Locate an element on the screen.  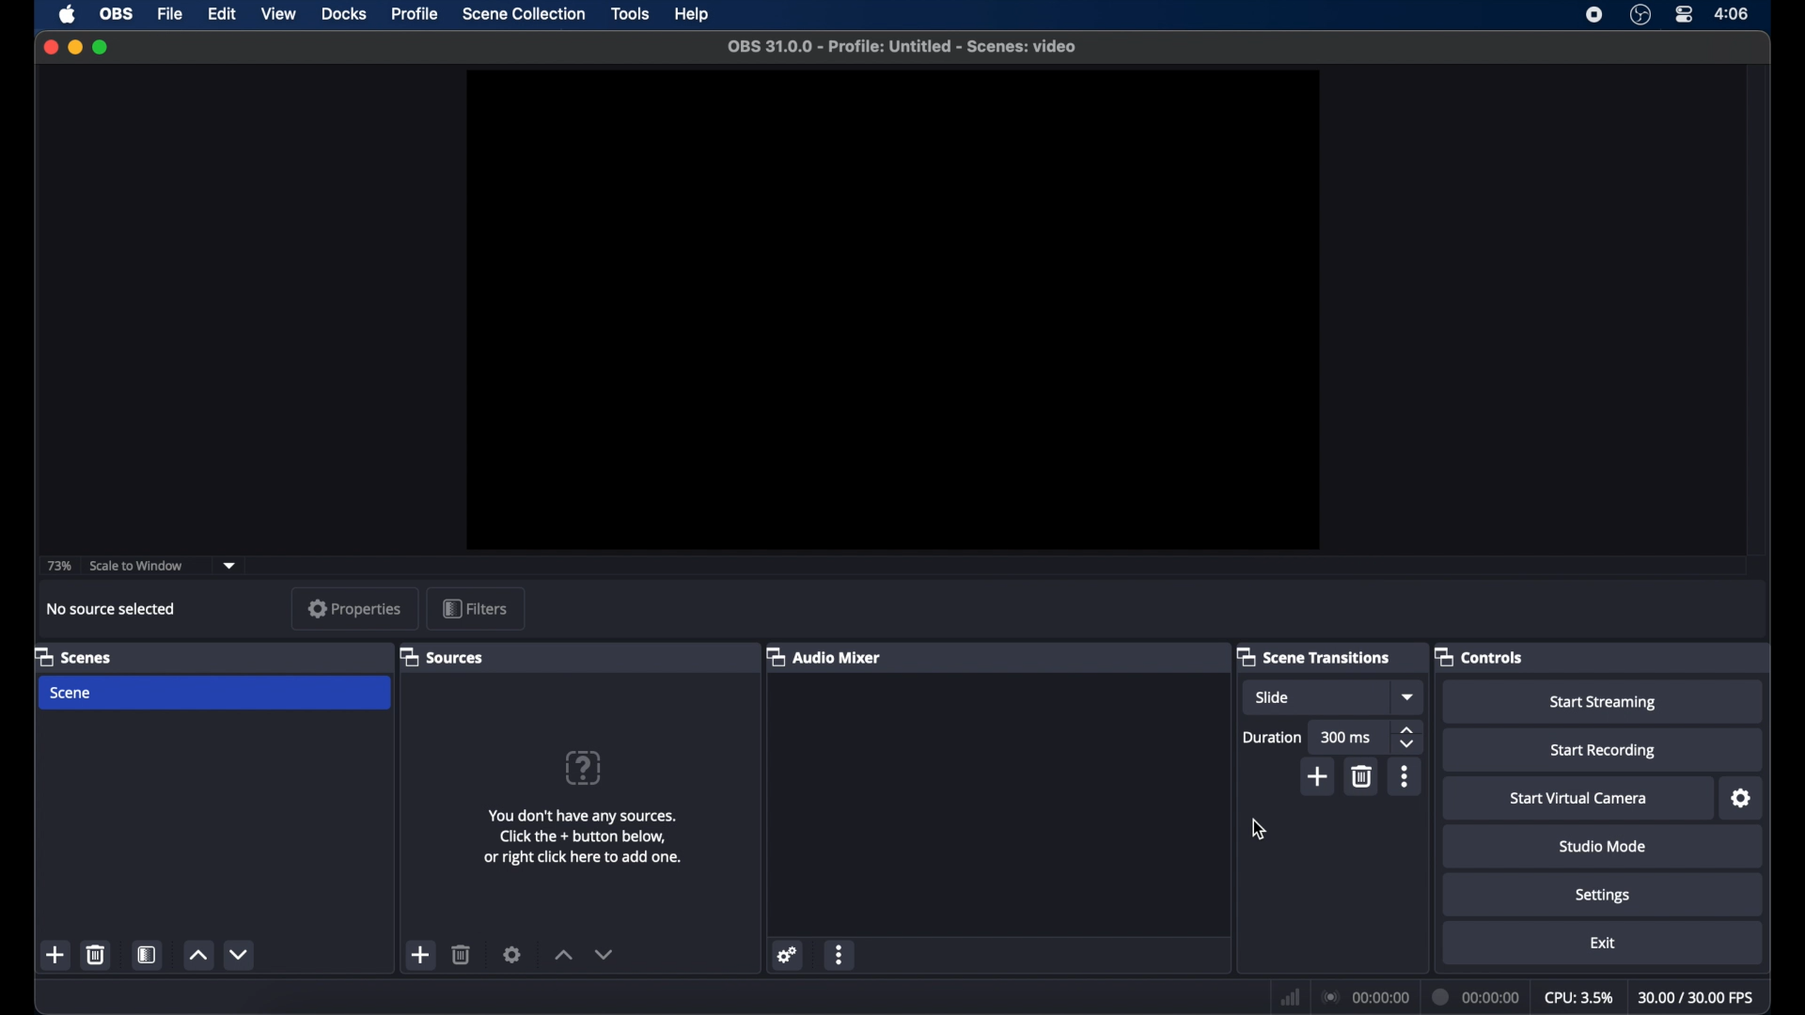
delete is located at coordinates (96, 954).